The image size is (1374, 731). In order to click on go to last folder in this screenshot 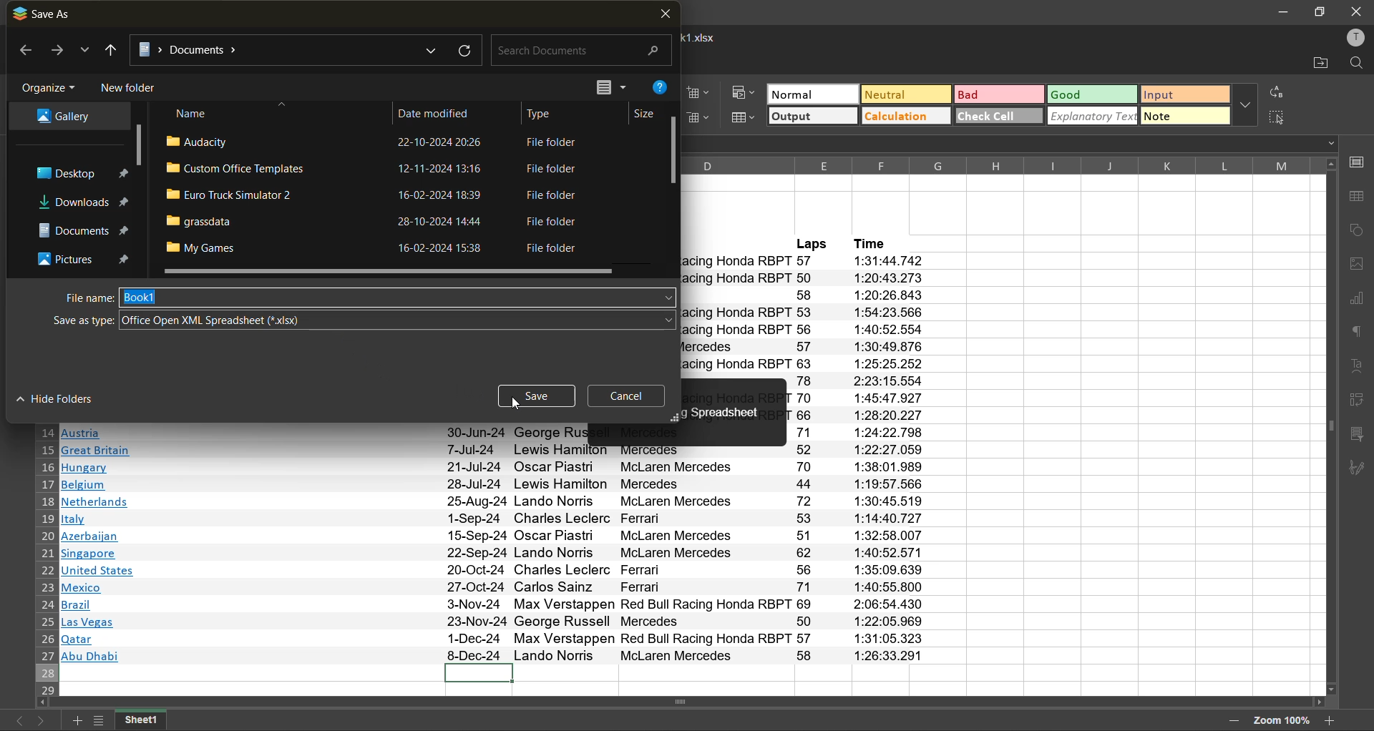, I will do `click(112, 51)`.